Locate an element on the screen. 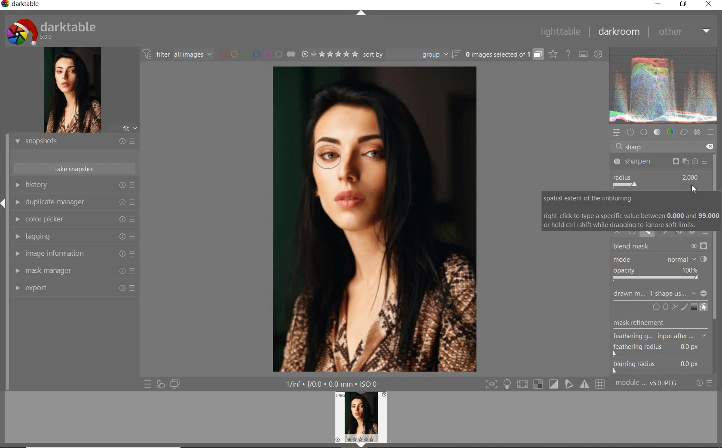 The width and height of the screenshot is (722, 448). snapshots is located at coordinates (73, 142).